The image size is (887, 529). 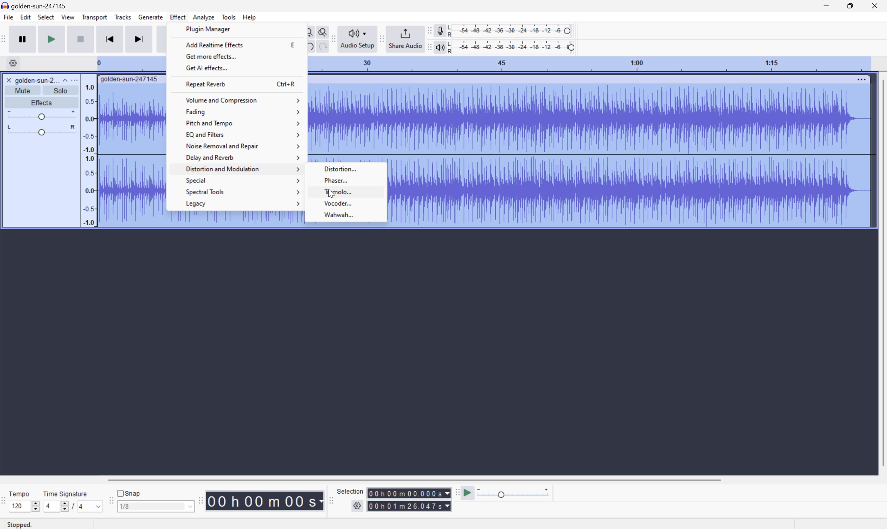 I want to click on 4, so click(x=91, y=507).